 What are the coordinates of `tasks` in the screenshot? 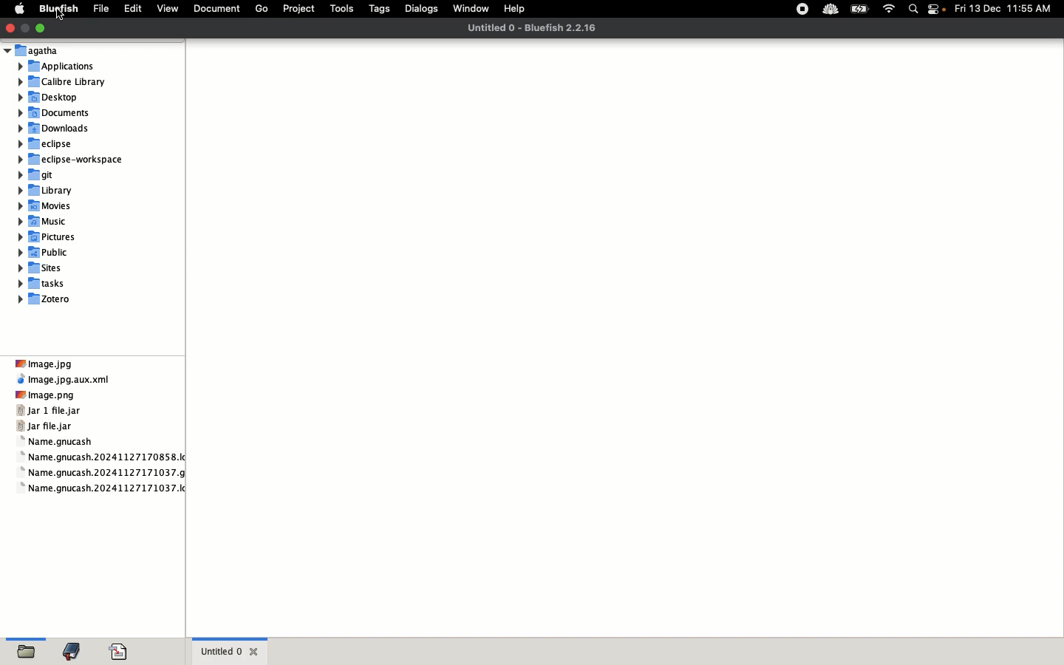 It's located at (47, 284).